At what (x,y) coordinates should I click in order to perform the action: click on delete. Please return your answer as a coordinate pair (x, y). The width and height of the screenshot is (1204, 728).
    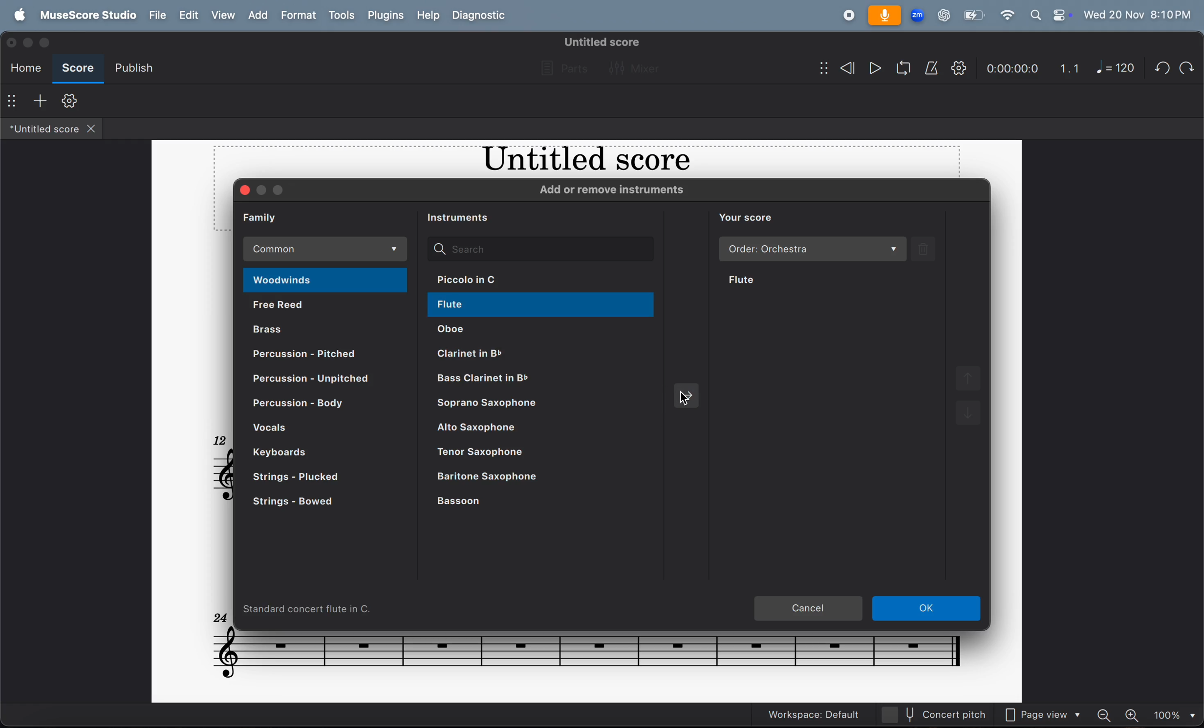
    Looking at the image, I should click on (928, 249).